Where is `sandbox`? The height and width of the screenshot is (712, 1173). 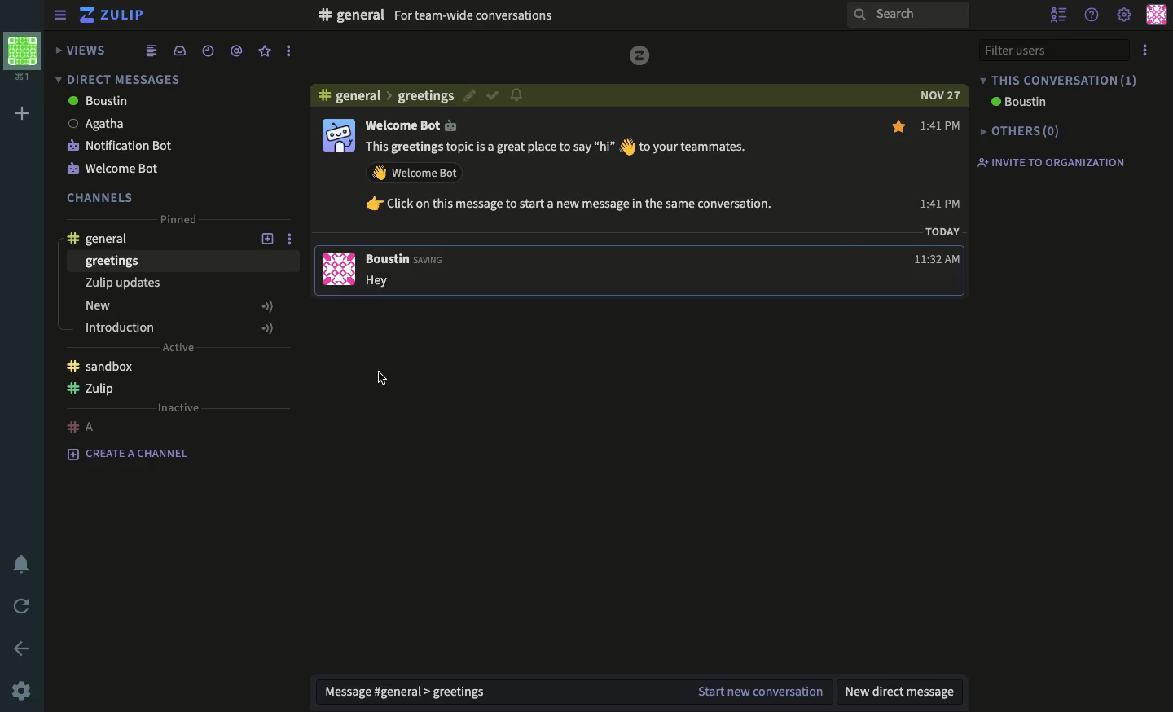 sandbox is located at coordinates (100, 366).